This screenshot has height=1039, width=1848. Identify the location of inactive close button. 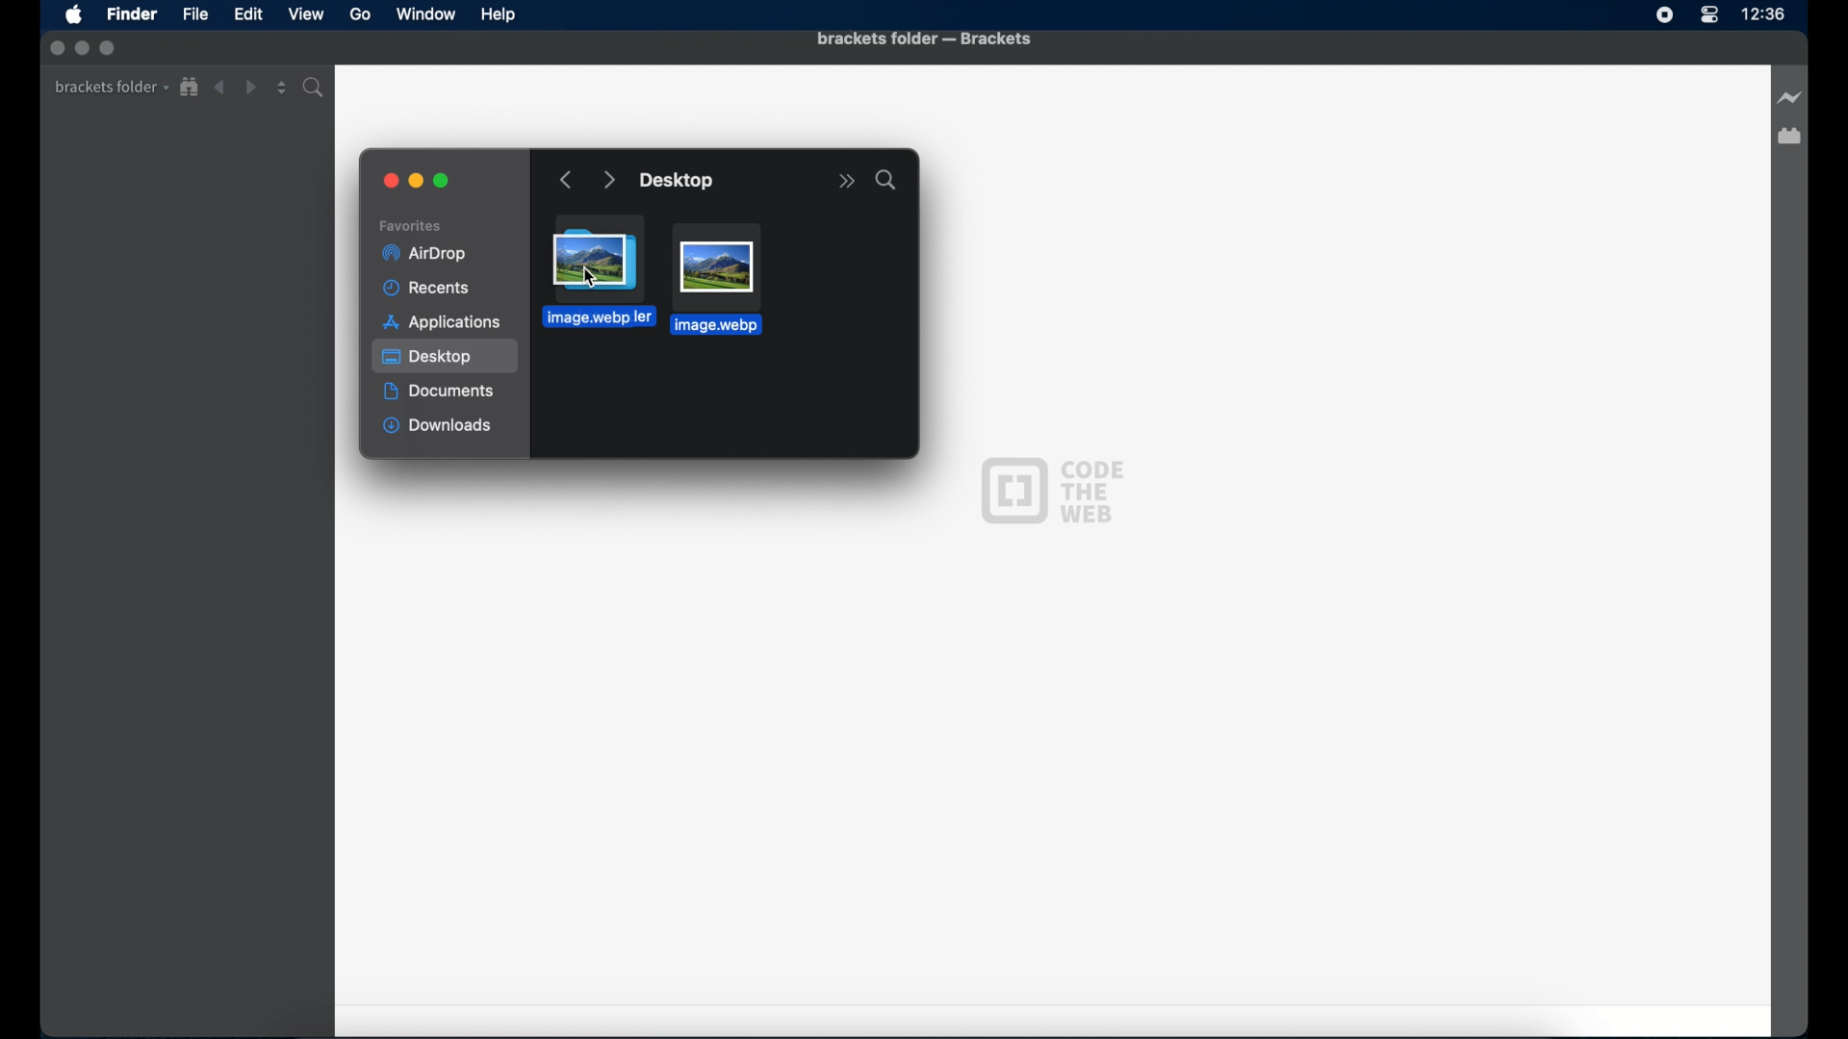
(57, 48).